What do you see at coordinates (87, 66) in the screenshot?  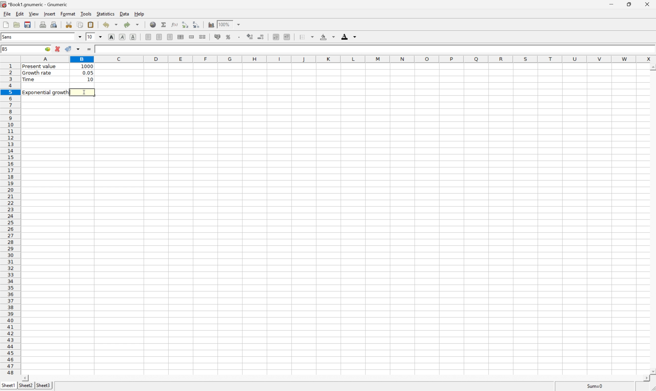 I see `1000` at bounding box center [87, 66].